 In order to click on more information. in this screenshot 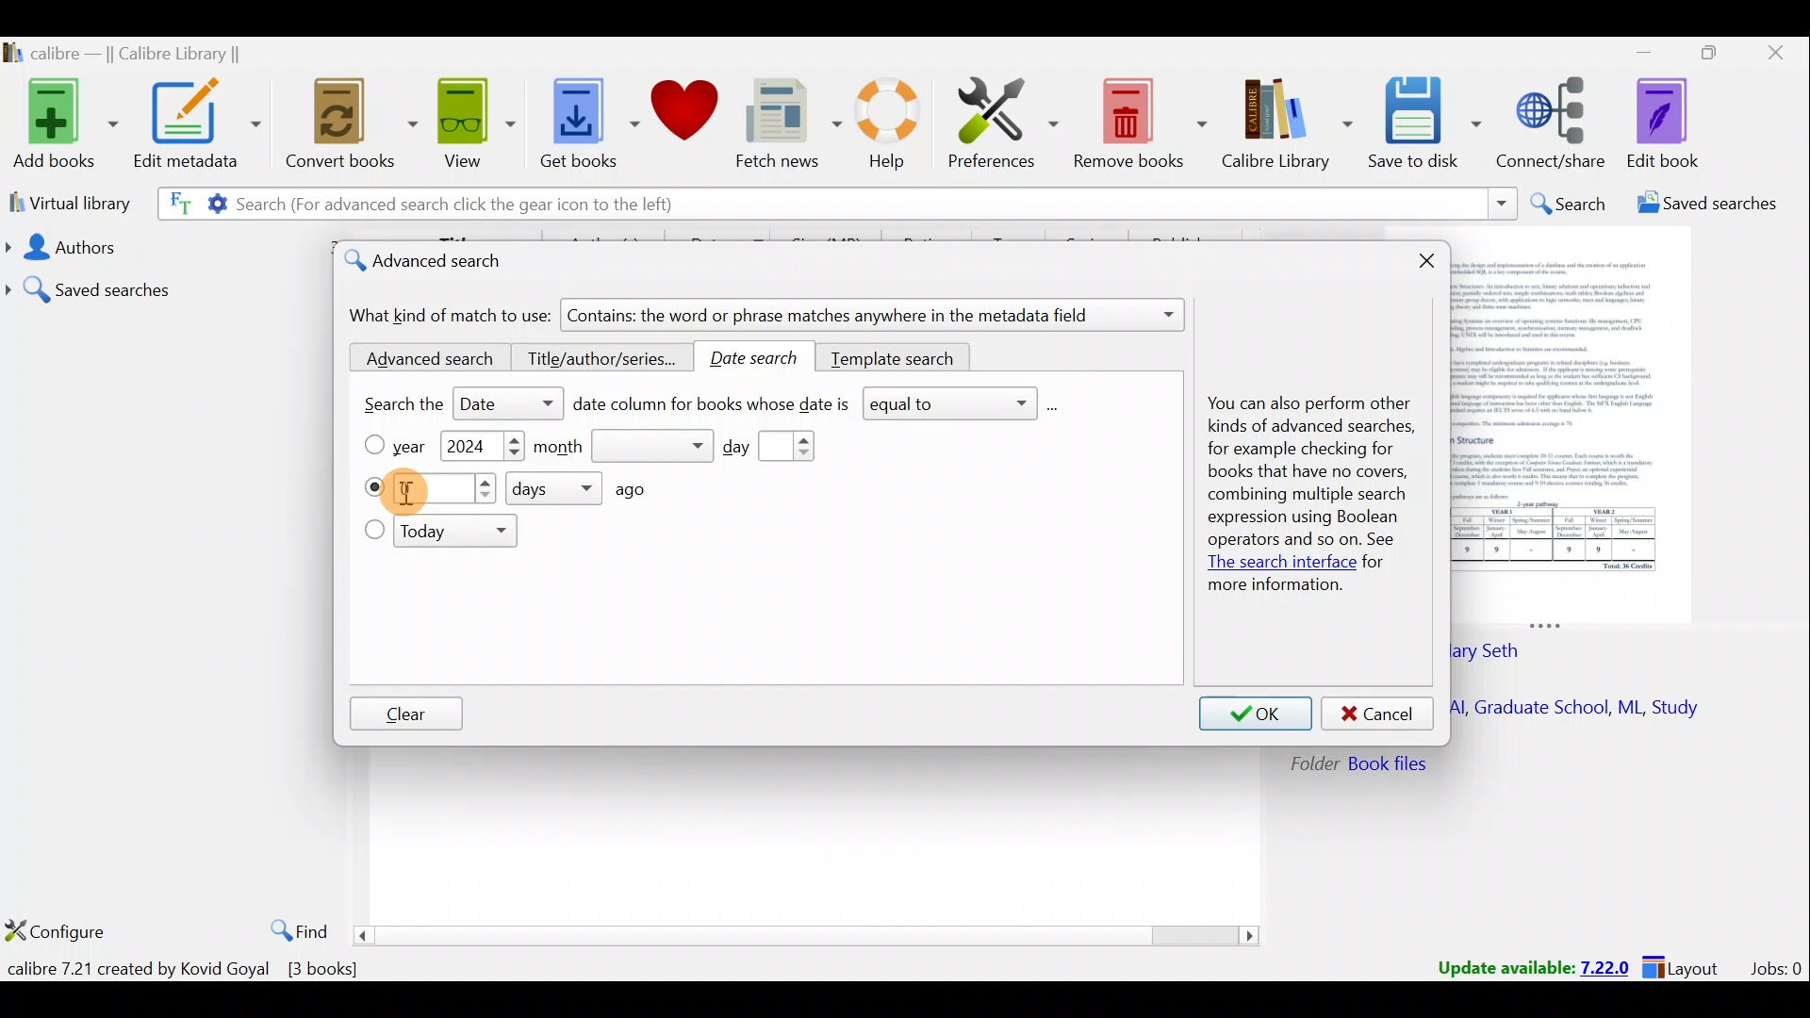, I will do `click(1275, 587)`.